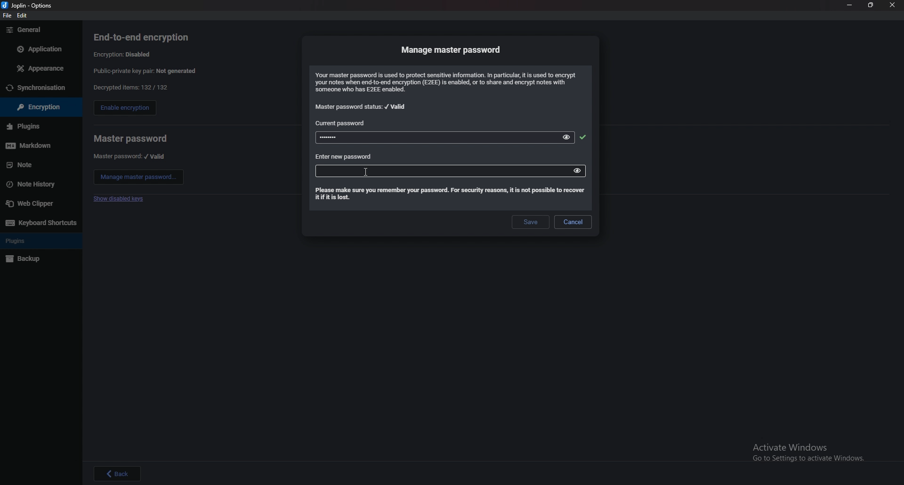  I want to click on file, so click(8, 16).